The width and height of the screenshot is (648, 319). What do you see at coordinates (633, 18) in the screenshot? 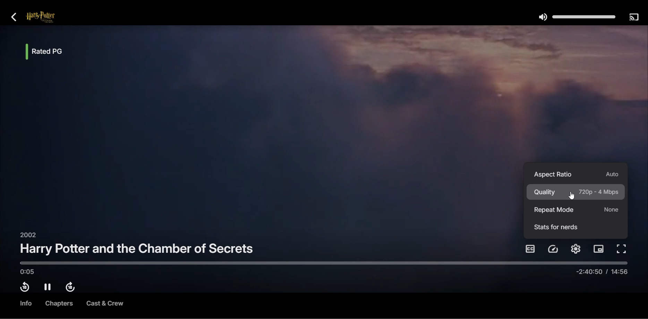
I see `Play on another device` at bounding box center [633, 18].